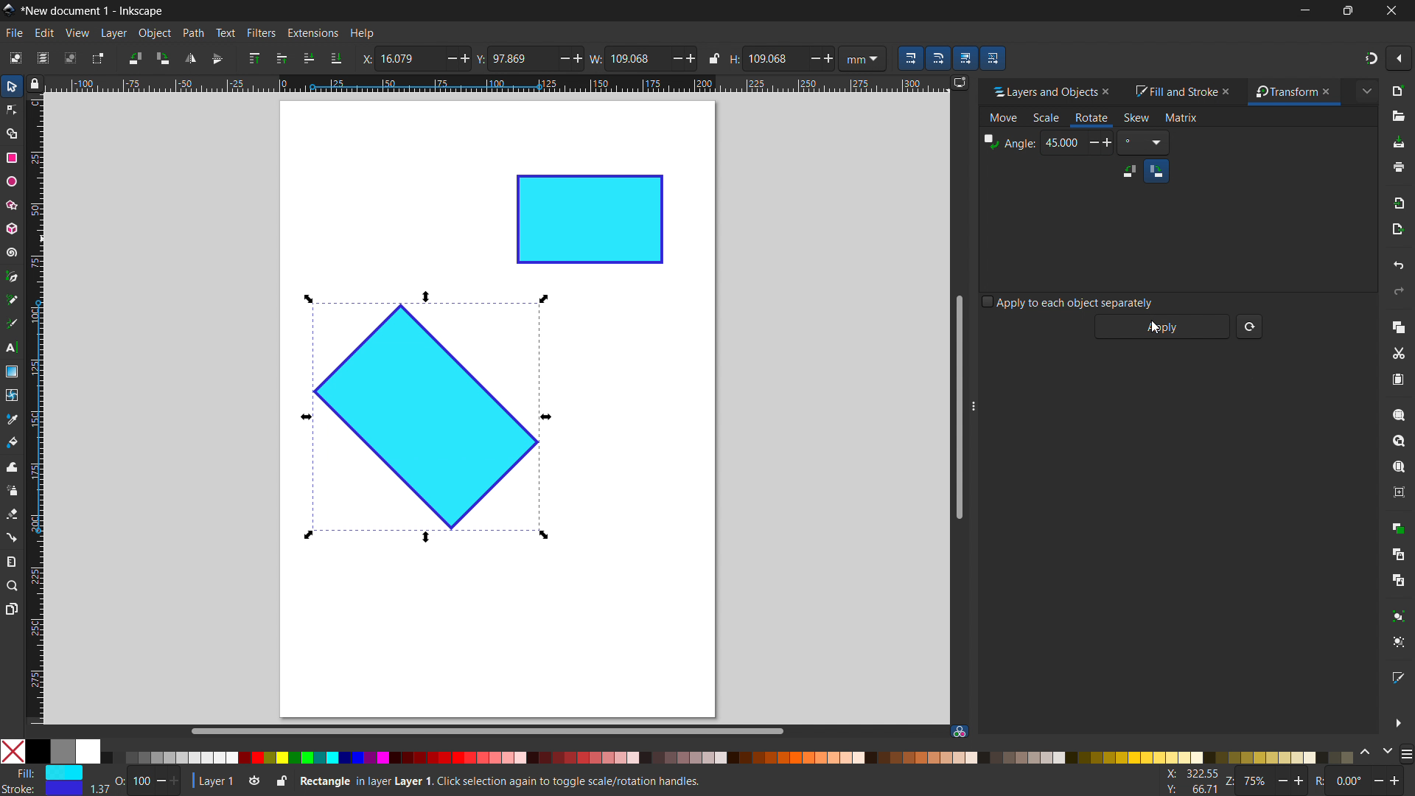 The image size is (1415, 796). What do you see at coordinates (212, 781) in the screenshot?
I see `current layer` at bounding box center [212, 781].